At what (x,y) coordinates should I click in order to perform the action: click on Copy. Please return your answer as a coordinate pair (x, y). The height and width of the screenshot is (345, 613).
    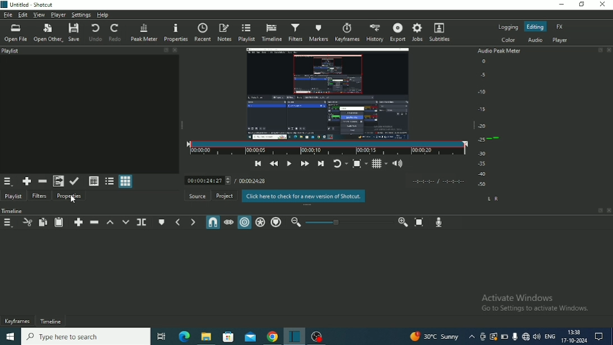
    Looking at the image, I should click on (42, 222).